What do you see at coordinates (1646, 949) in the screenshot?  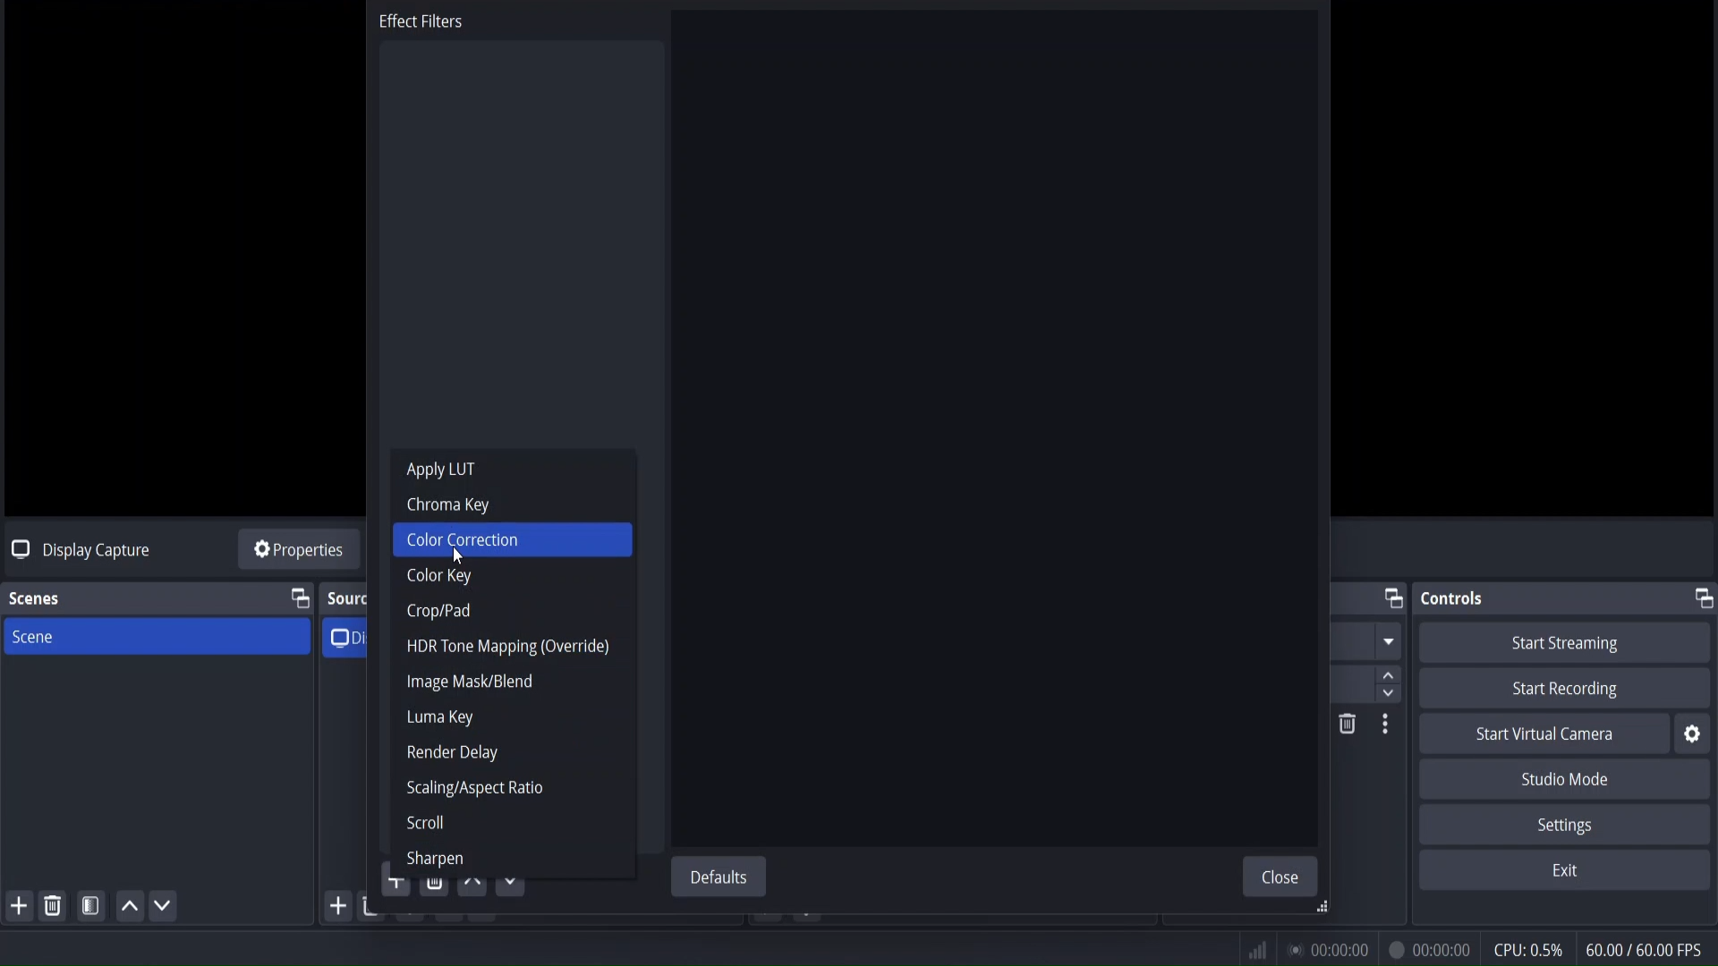 I see `fps` at bounding box center [1646, 949].